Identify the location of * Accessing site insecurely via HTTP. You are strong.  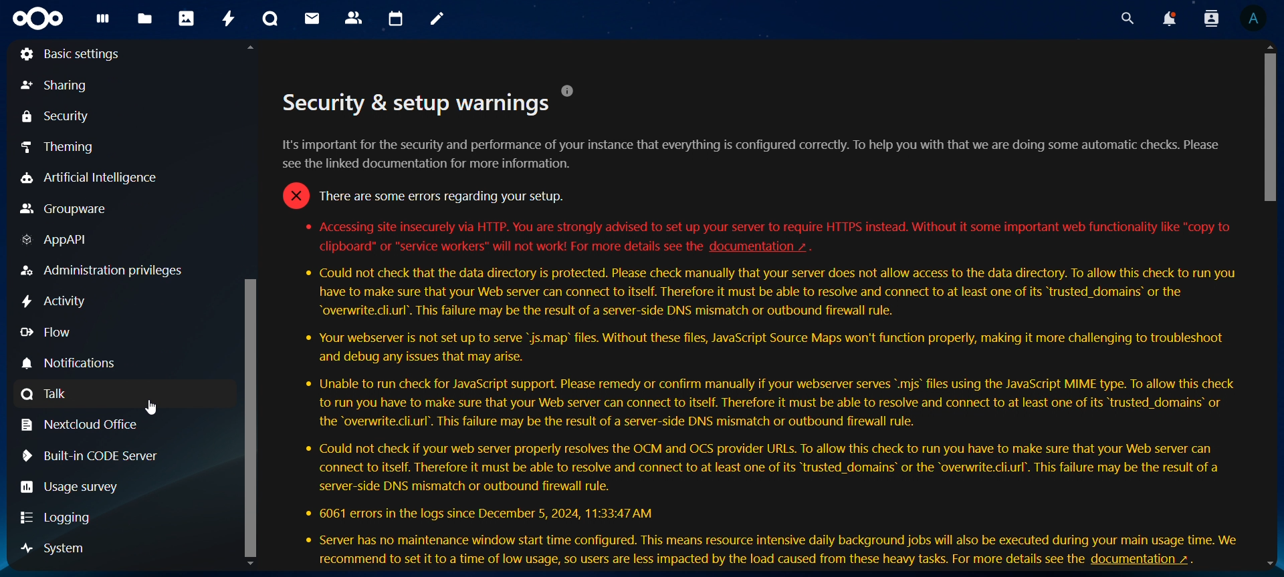
(426, 196).